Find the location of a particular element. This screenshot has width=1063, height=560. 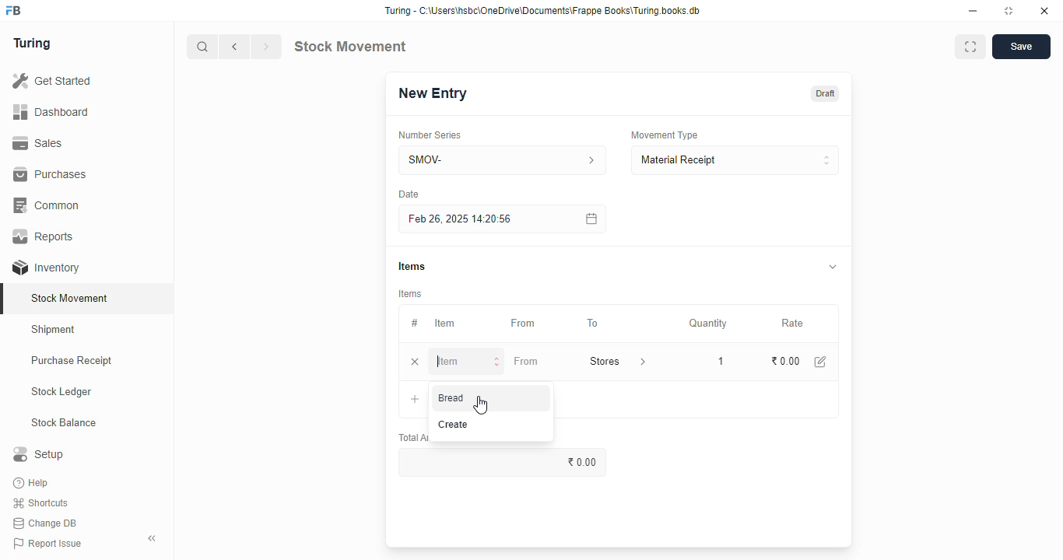

add is located at coordinates (416, 400).